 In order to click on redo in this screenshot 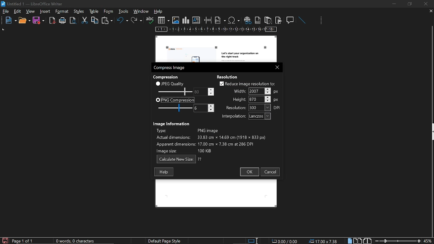, I will do `click(137, 20)`.